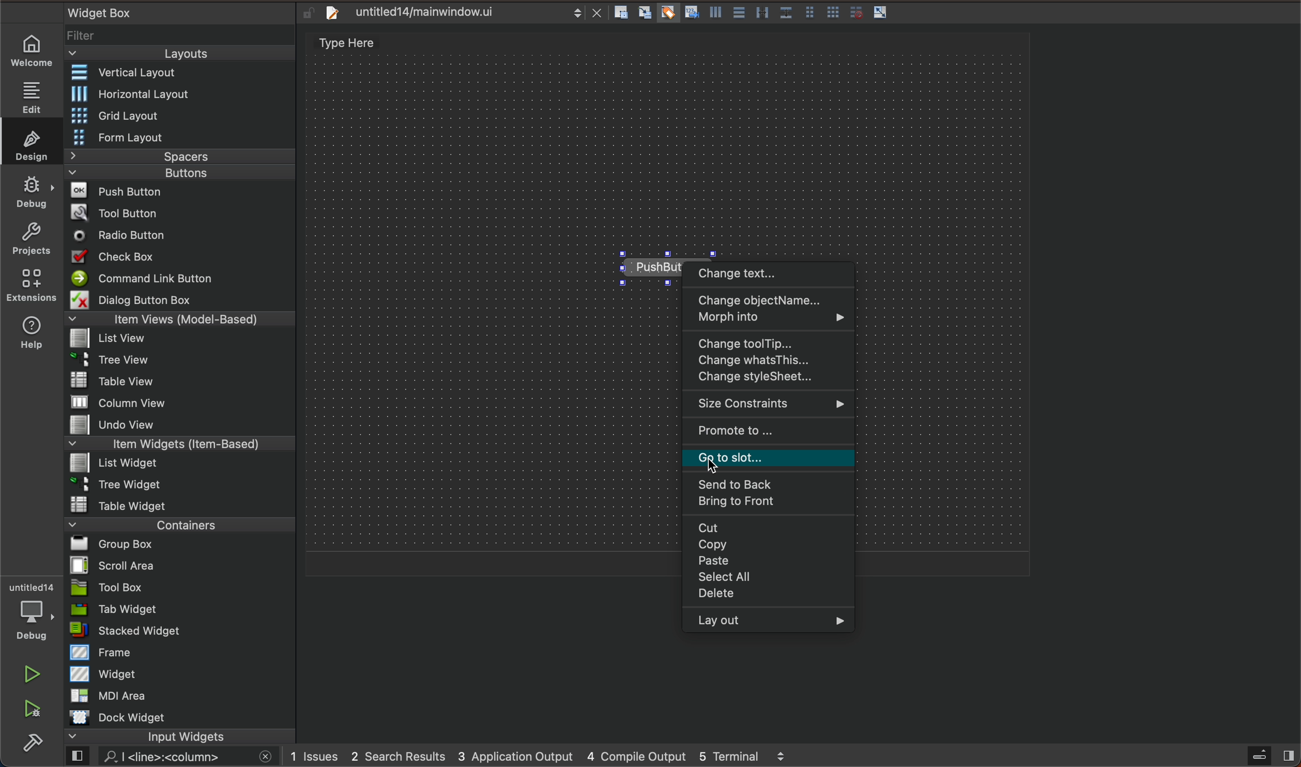 The height and width of the screenshot is (767, 1301). What do you see at coordinates (770, 430) in the screenshot?
I see `promote to` at bounding box center [770, 430].